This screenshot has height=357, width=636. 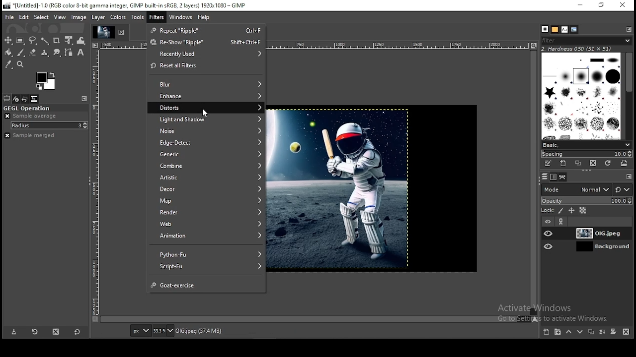 I want to click on restore, so click(x=604, y=5).